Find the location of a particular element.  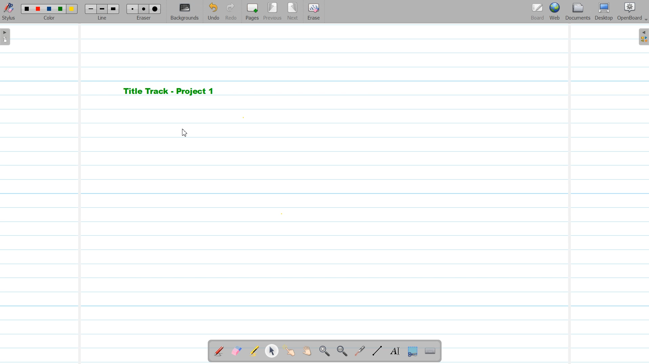

Scroll Page is located at coordinates (307, 352).